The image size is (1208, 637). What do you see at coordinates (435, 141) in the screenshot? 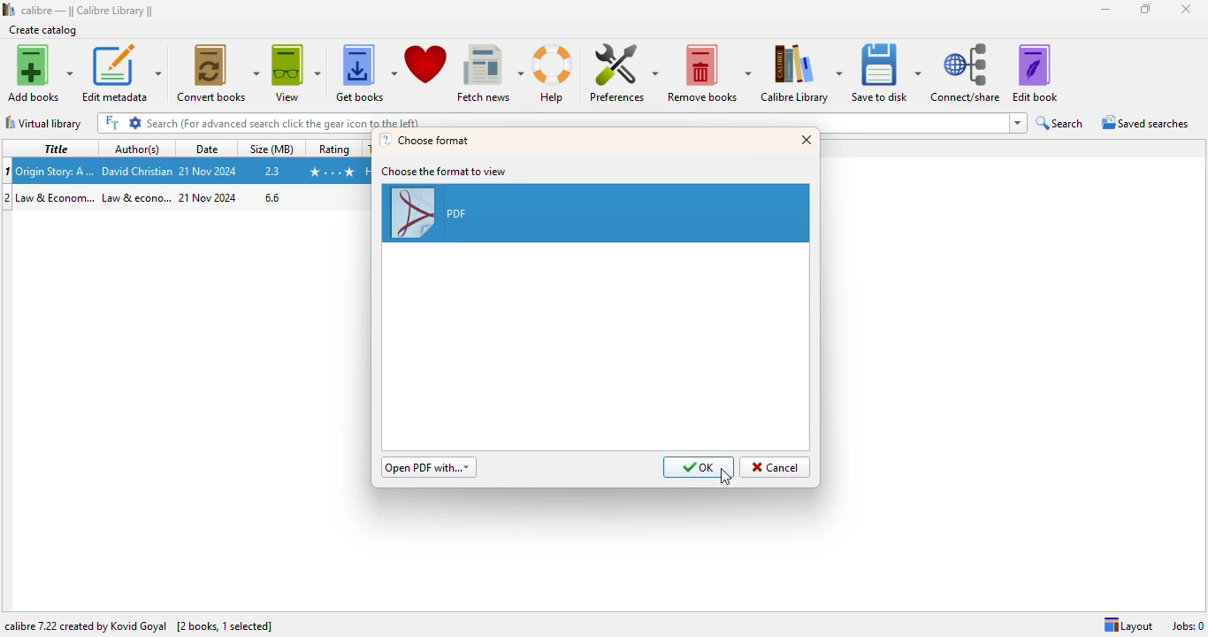
I see `choose format` at bounding box center [435, 141].